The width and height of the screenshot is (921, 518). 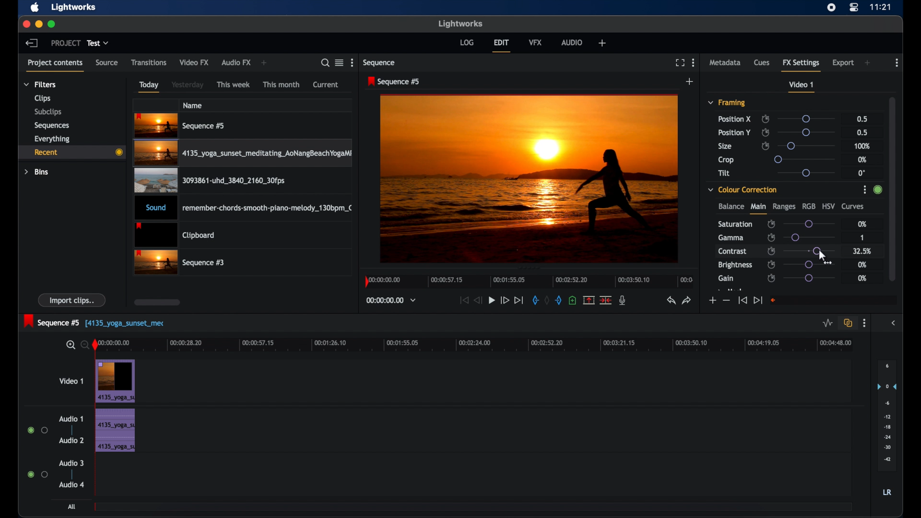 What do you see at coordinates (188, 85) in the screenshot?
I see `yesterday` at bounding box center [188, 85].